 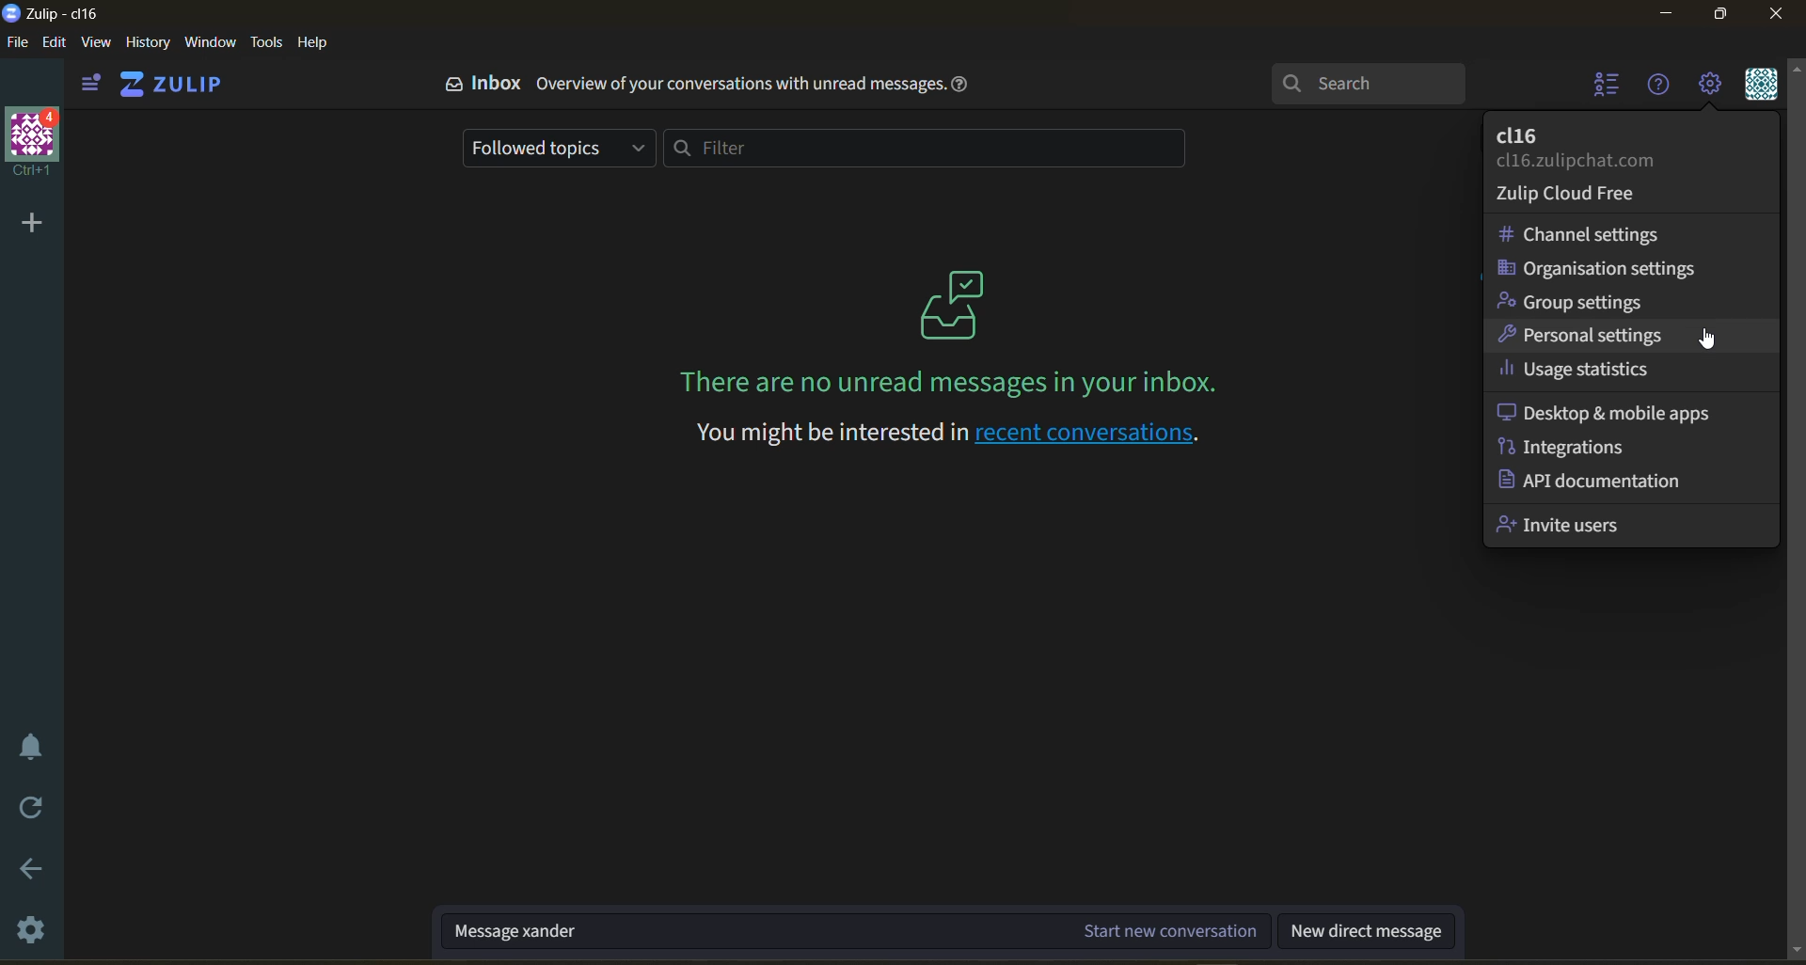 What do you see at coordinates (70, 13) in the screenshot?
I see `app name and organisation name` at bounding box center [70, 13].